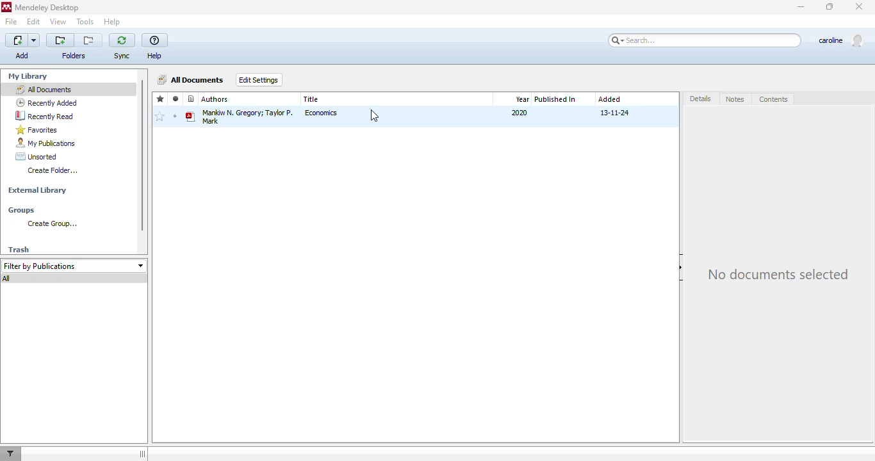 This screenshot has height=461, width=875. I want to click on cursor, so click(374, 116).